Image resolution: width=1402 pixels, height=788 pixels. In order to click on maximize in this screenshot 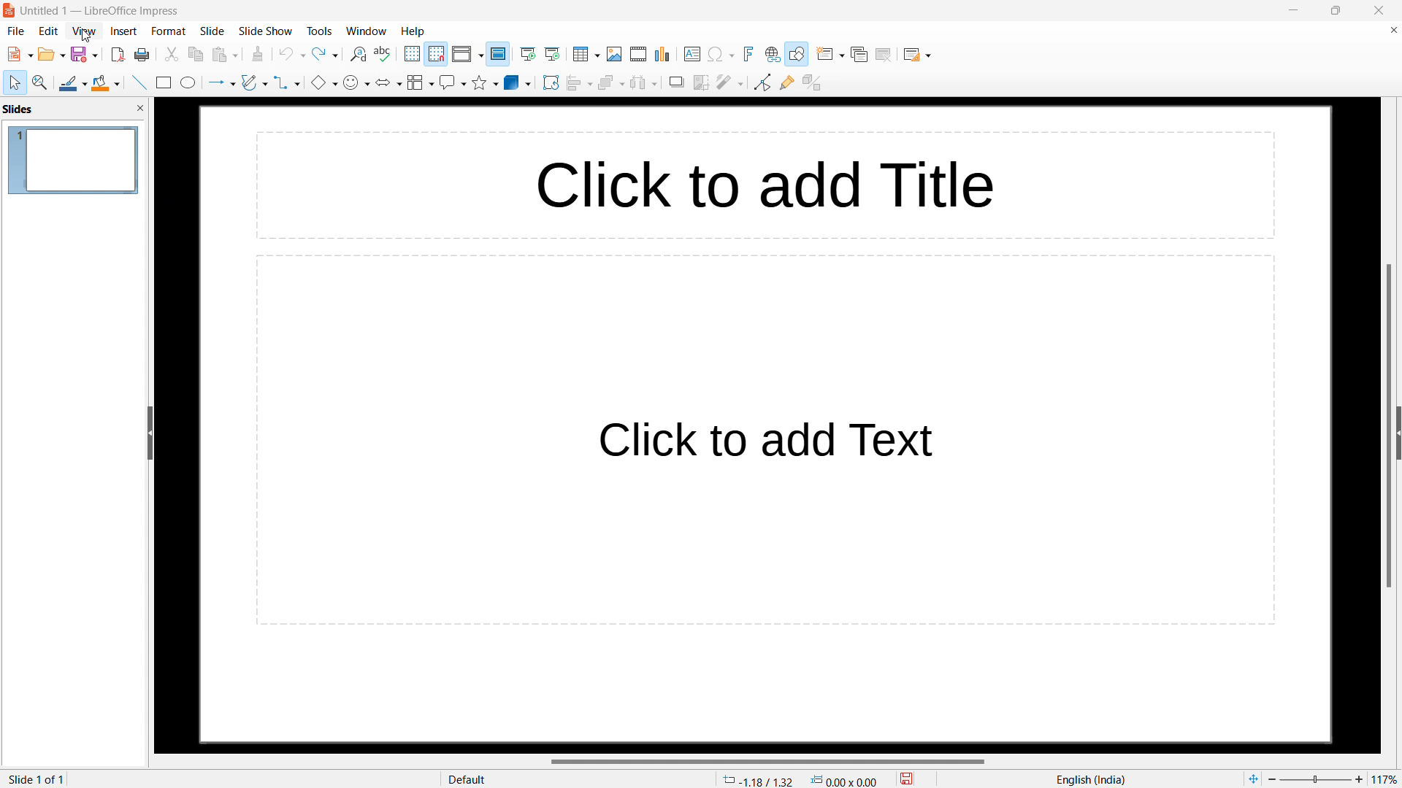, I will do `click(1335, 10)`.